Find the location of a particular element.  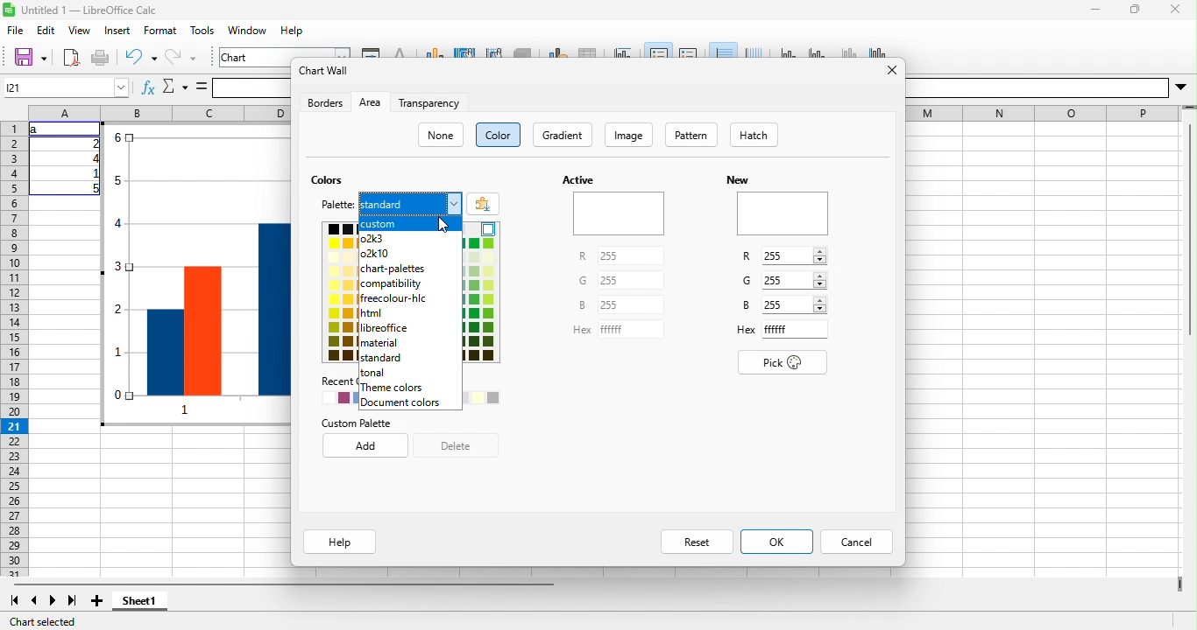

B is located at coordinates (747, 304).